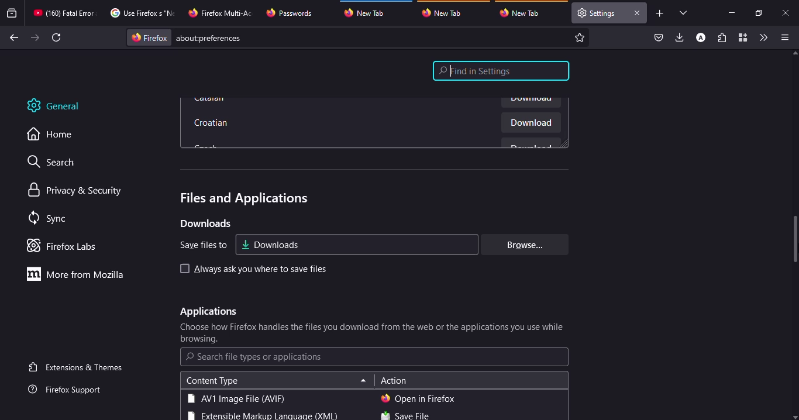  Describe the element at coordinates (722, 39) in the screenshot. I see `extensions` at that location.